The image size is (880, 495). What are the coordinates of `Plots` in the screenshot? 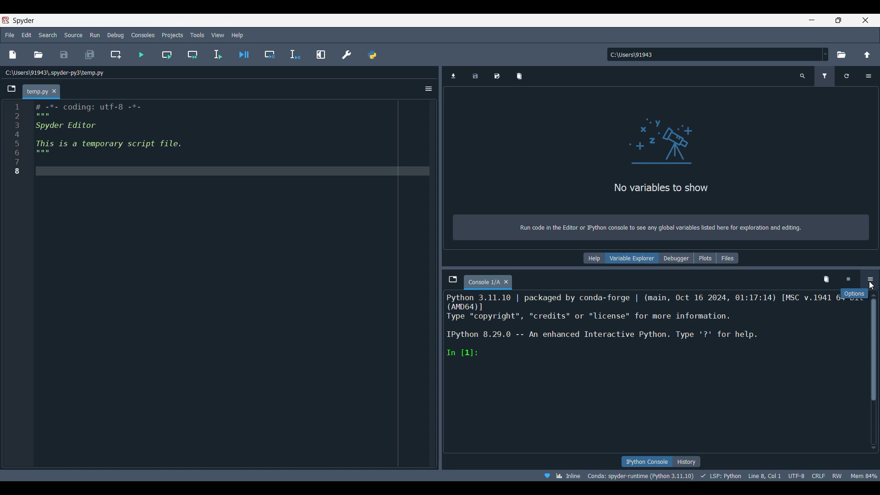 It's located at (705, 258).